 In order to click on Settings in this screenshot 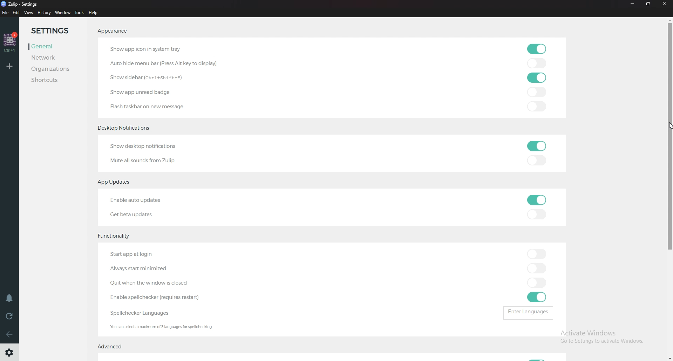, I will do `click(11, 352)`.